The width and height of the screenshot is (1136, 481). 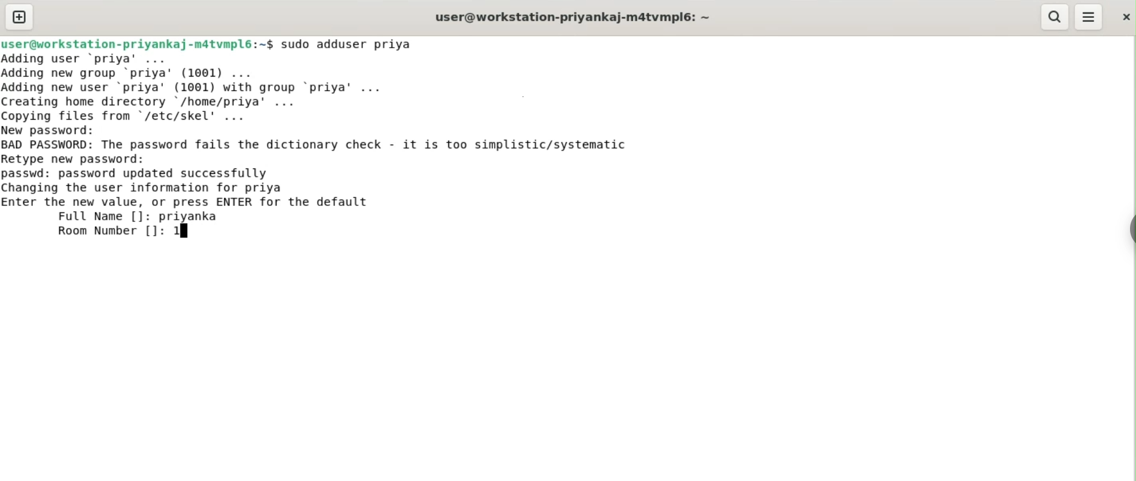 What do you see at coordinates (336, 145) in the screenshot?
I see `BAD PASSWORD: The password fails the dictionary check. it is too simplistic/systematic` at bounding box center [336, 145].